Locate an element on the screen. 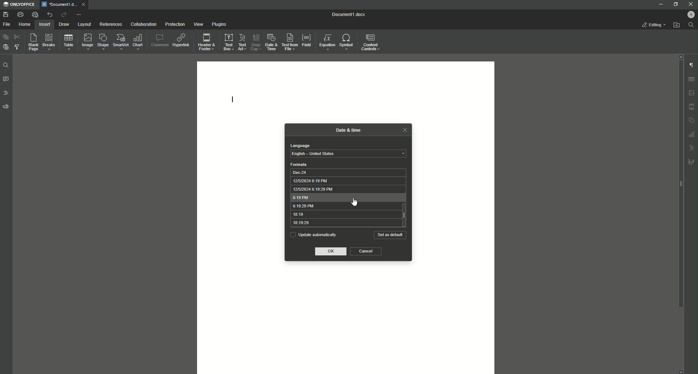  Cut is located at coordinates (17, 37).